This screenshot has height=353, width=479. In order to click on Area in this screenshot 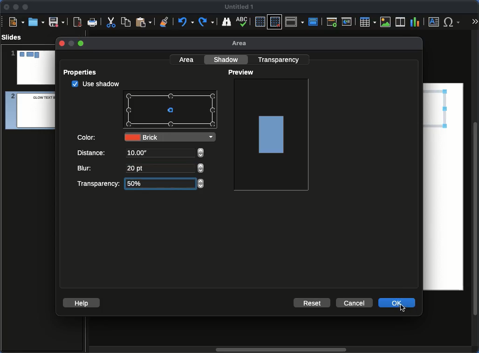, I will do `click(242, 44)`.